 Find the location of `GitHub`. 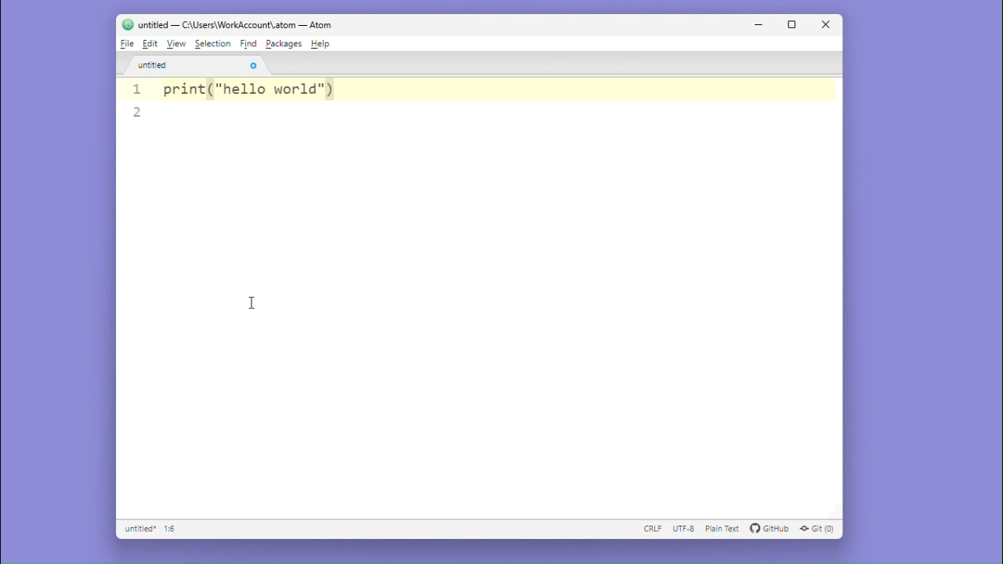

GitHub is located at coordinates (770, 530).